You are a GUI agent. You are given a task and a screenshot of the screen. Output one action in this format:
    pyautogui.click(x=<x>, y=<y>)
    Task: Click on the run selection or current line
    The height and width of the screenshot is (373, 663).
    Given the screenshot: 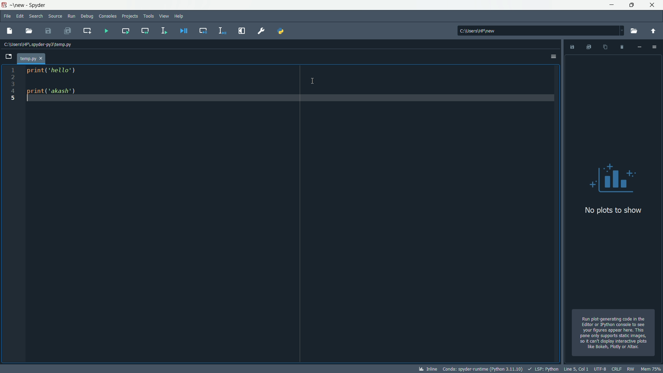 What is the action you would take?
    pyautogui.click(x=165, y=30)
    